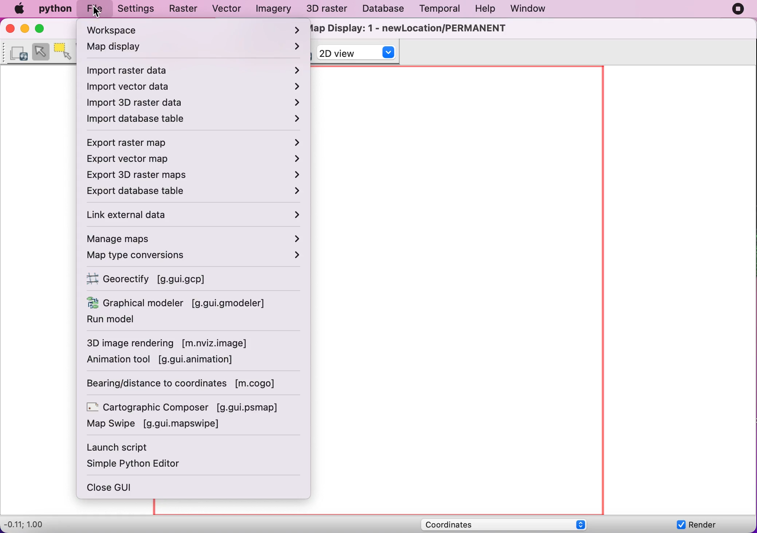 This screenshot has width=757, height=533. Describe the element at coordinates (94, 10) in the screenshot. I see `file` at that location.